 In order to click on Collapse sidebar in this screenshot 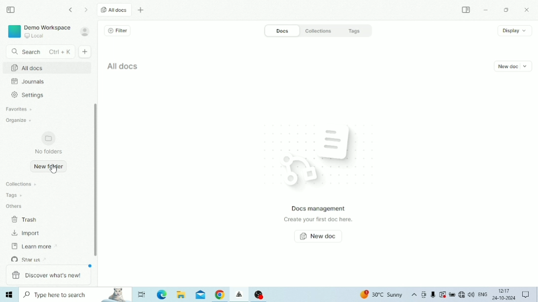, I will do `click(11, 10)`.